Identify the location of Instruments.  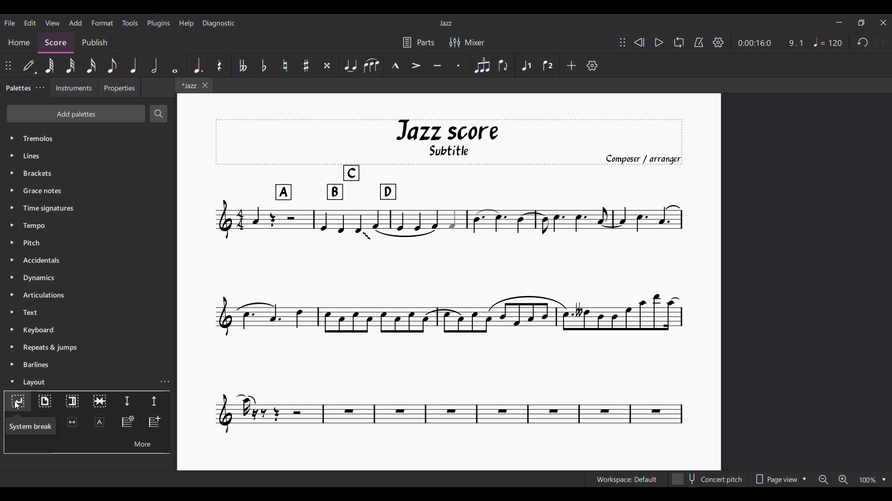
(74, 88).